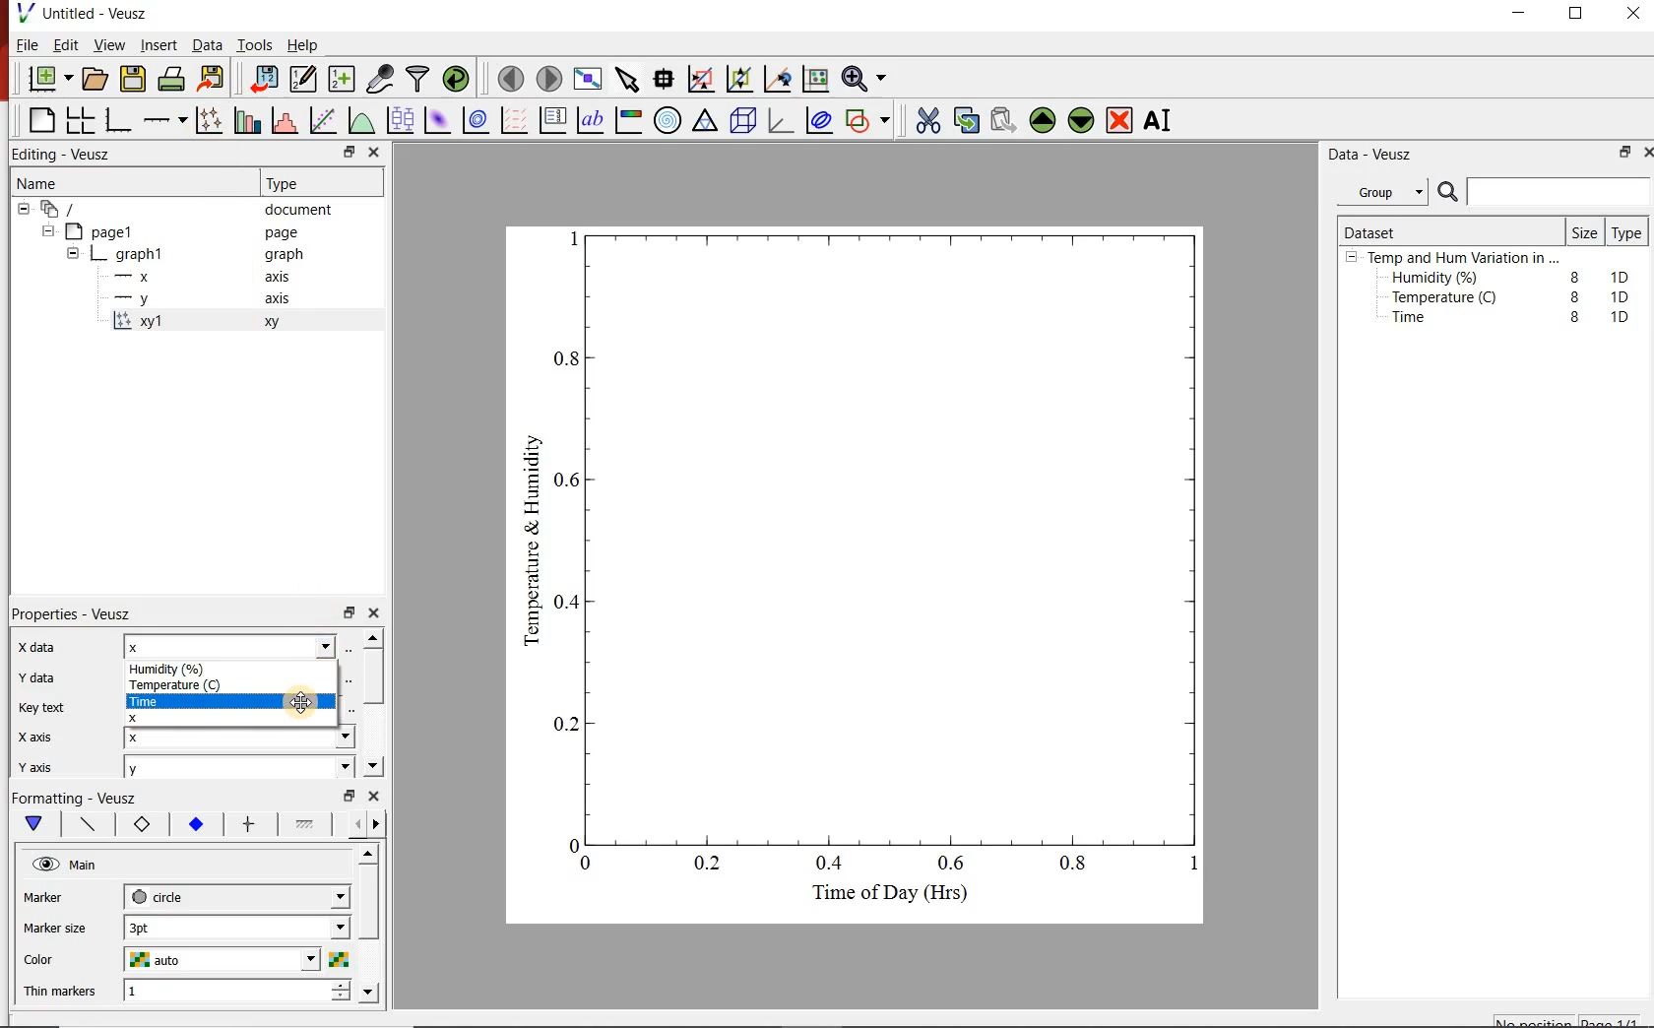  I want to click on axis, so click(284, 279).